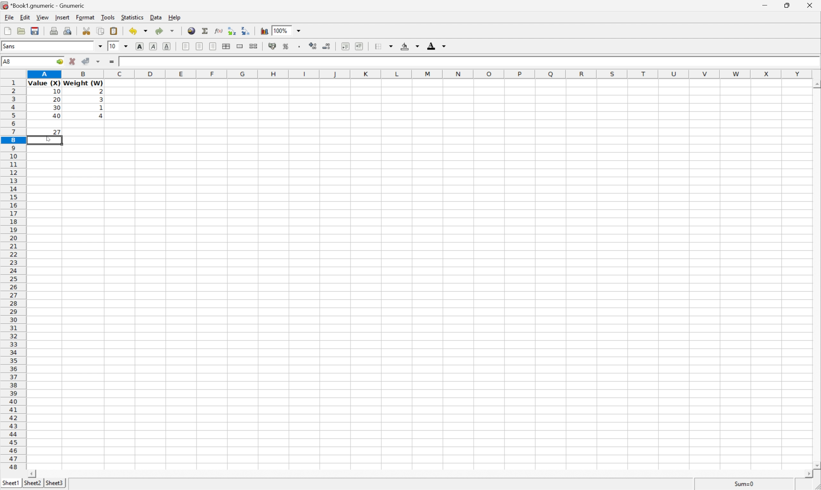 Image resolution: width=821 pixels, height=490 pixels. What do you see at coordinates (44, 83) in the screenshot?
I see `Value (X)` at bounding box center [44, 83].